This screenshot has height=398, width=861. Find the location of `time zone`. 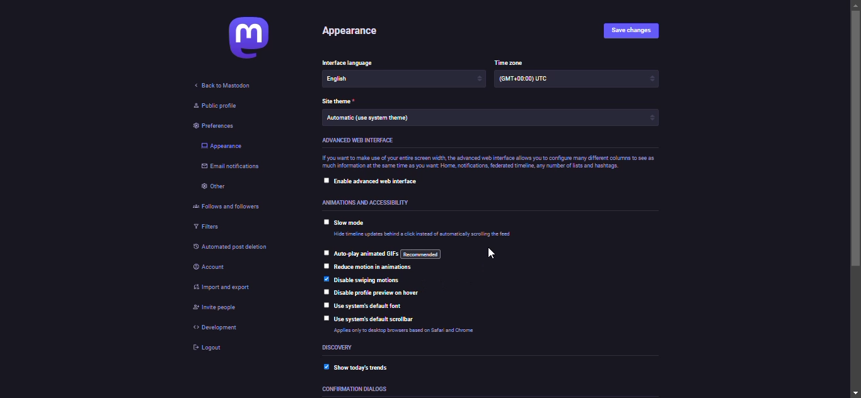

time zone is located at coordinates (534, 79).